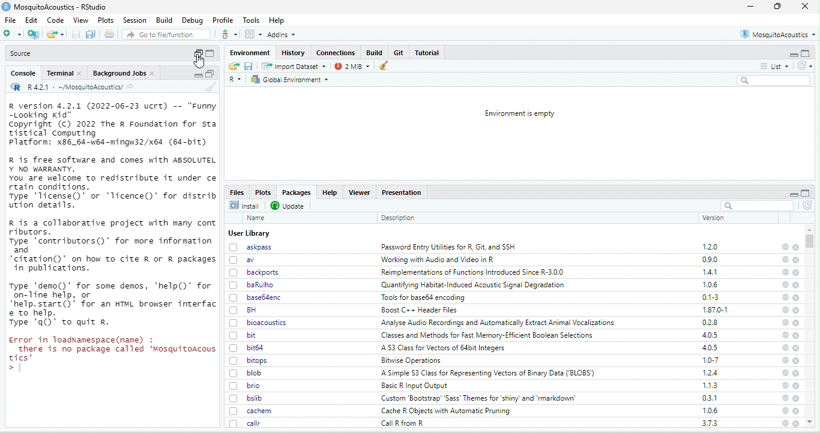 Image resolution: width=820 pixels, height=433 pixels. Describe the element at coordinates (796, 285) in the screenshot. I see `close` at that location.